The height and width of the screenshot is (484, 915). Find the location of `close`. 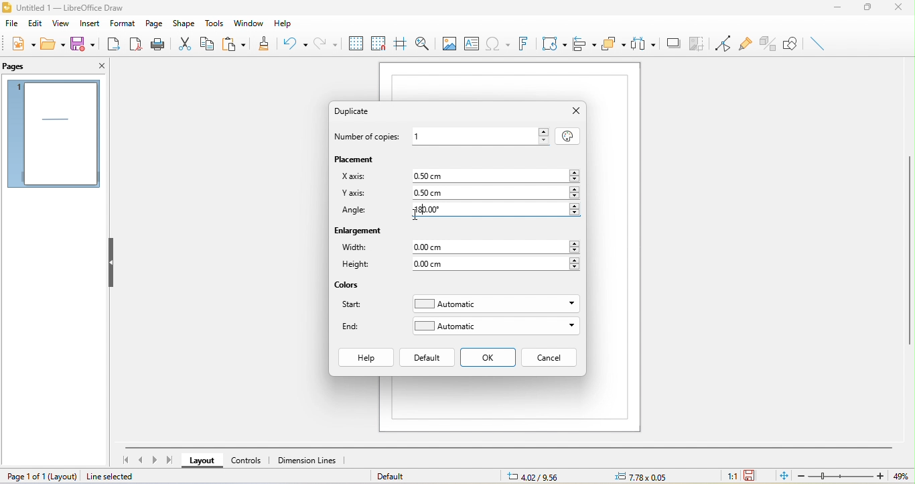

close is located at coordinates (99, 68).